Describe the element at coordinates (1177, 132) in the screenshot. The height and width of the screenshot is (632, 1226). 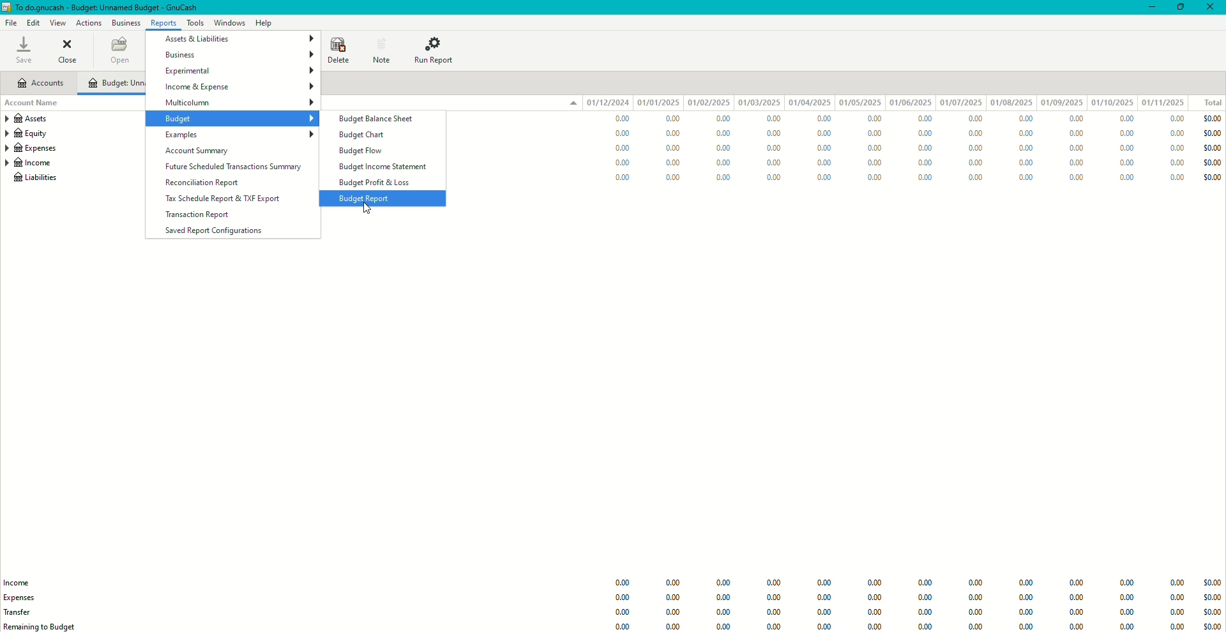
I see `0.00` at that location.